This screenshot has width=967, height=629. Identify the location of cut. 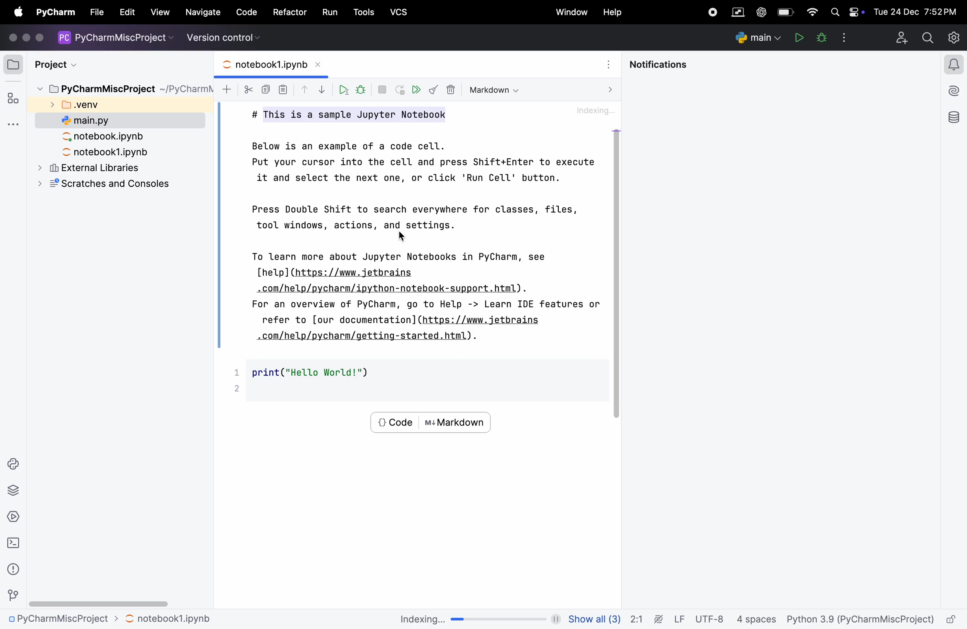
(250, 90).